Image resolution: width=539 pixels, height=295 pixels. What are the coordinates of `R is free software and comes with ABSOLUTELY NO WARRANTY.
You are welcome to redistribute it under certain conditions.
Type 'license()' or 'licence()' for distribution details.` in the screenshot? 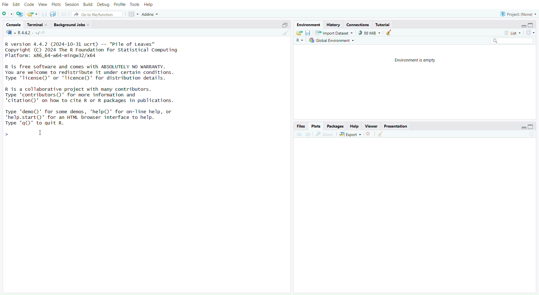 It's located at (93, 73).